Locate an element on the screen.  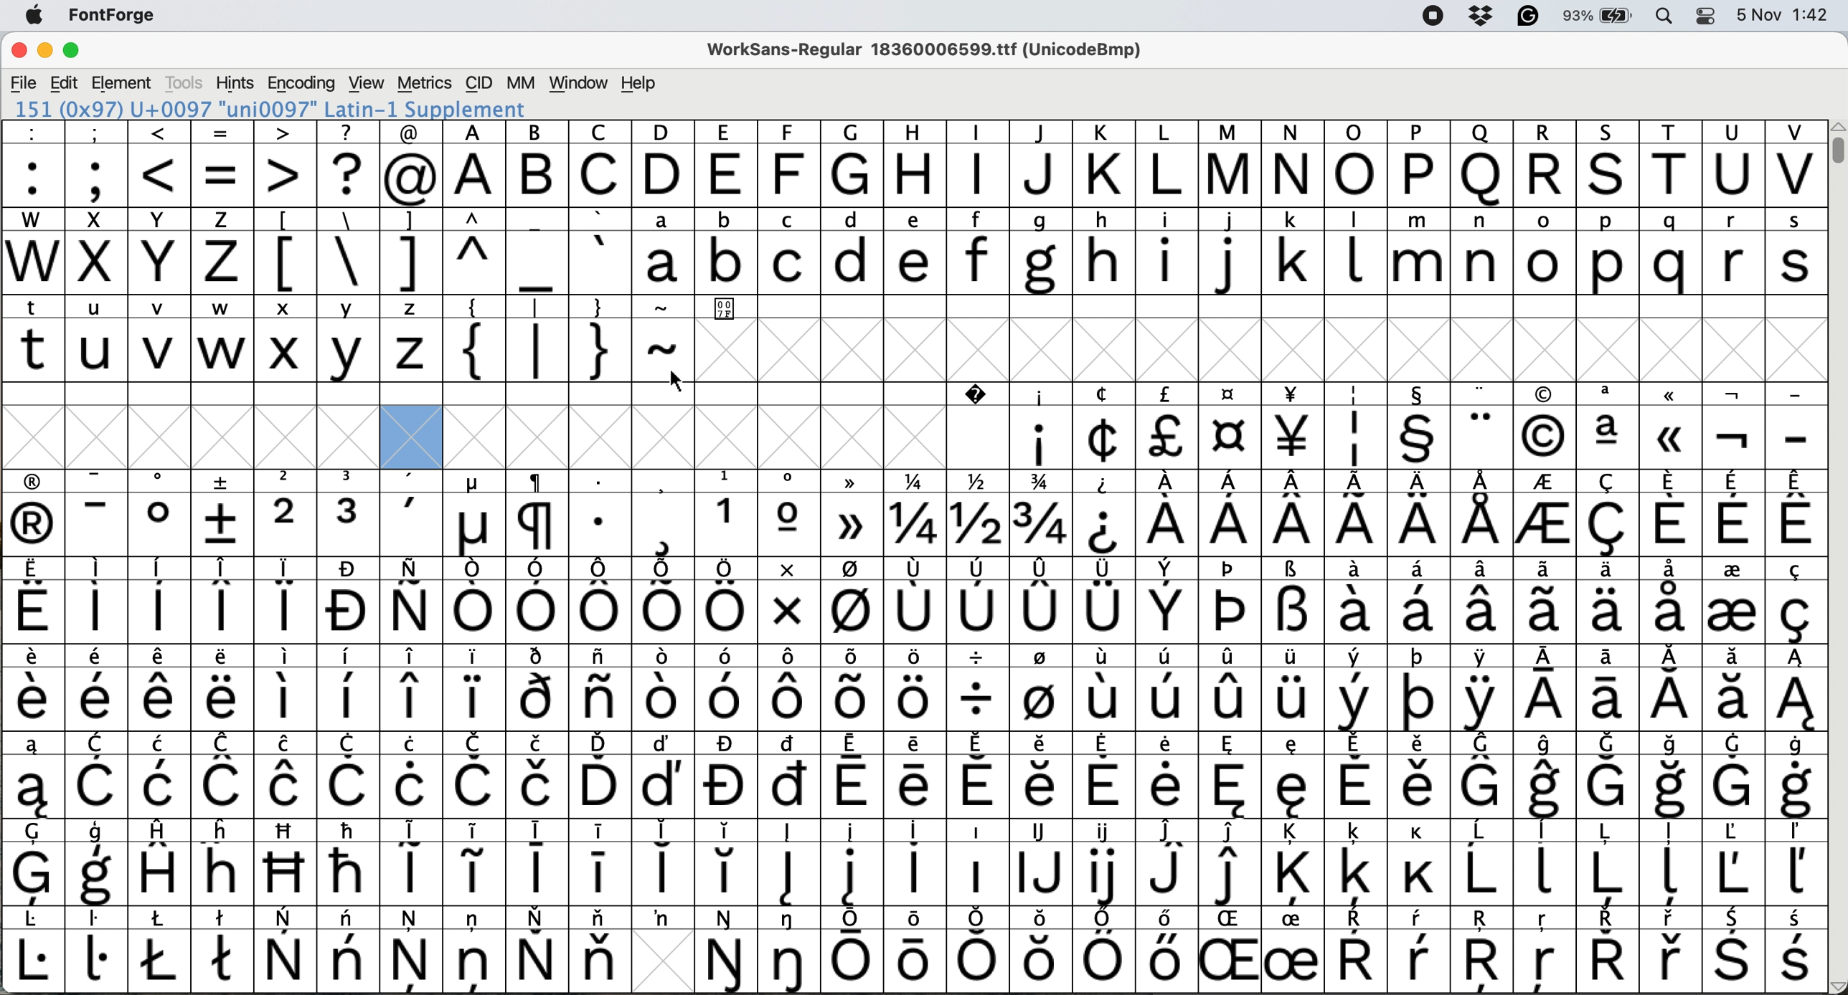
symbol is located at coordinates (788, 688).